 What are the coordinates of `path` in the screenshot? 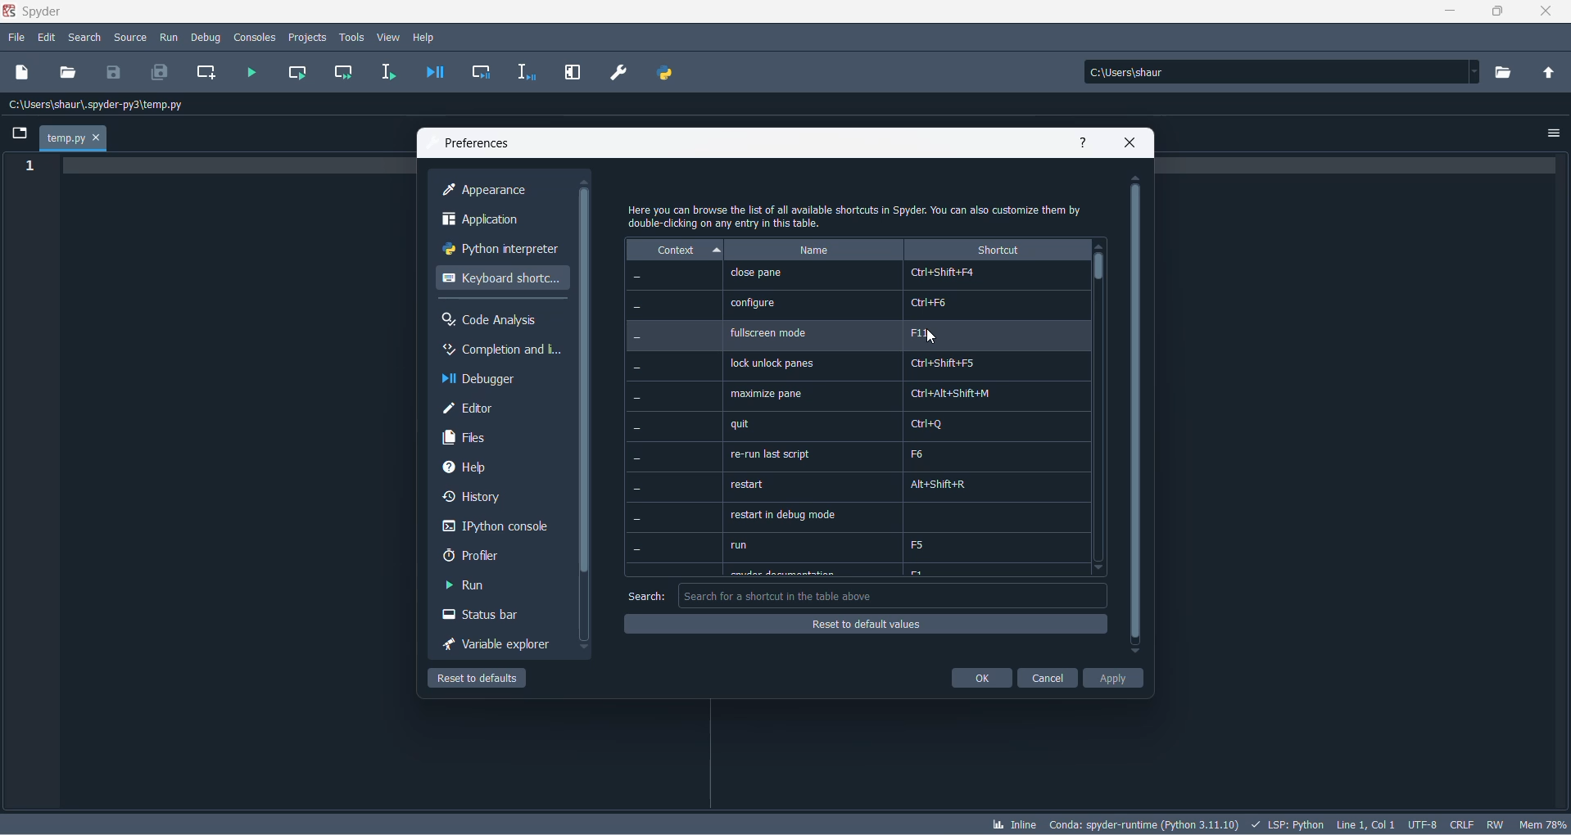 It's located at (1278, 72).